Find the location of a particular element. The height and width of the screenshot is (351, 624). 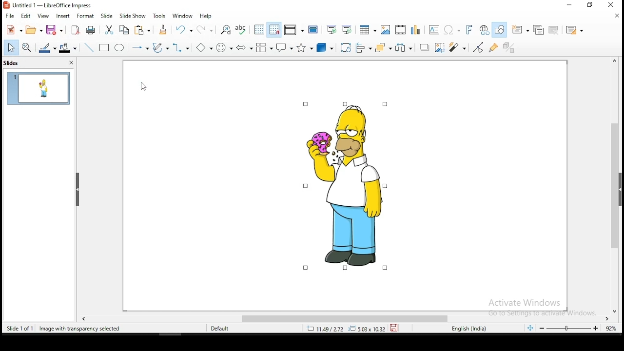

line color is located at coordinates (48, 48).